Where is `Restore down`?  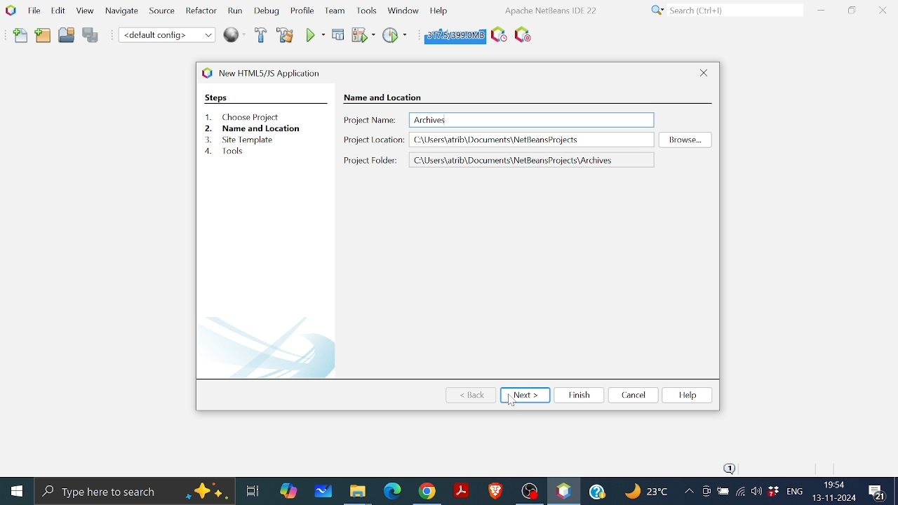
Restore down is located at coordinates (852, 10).